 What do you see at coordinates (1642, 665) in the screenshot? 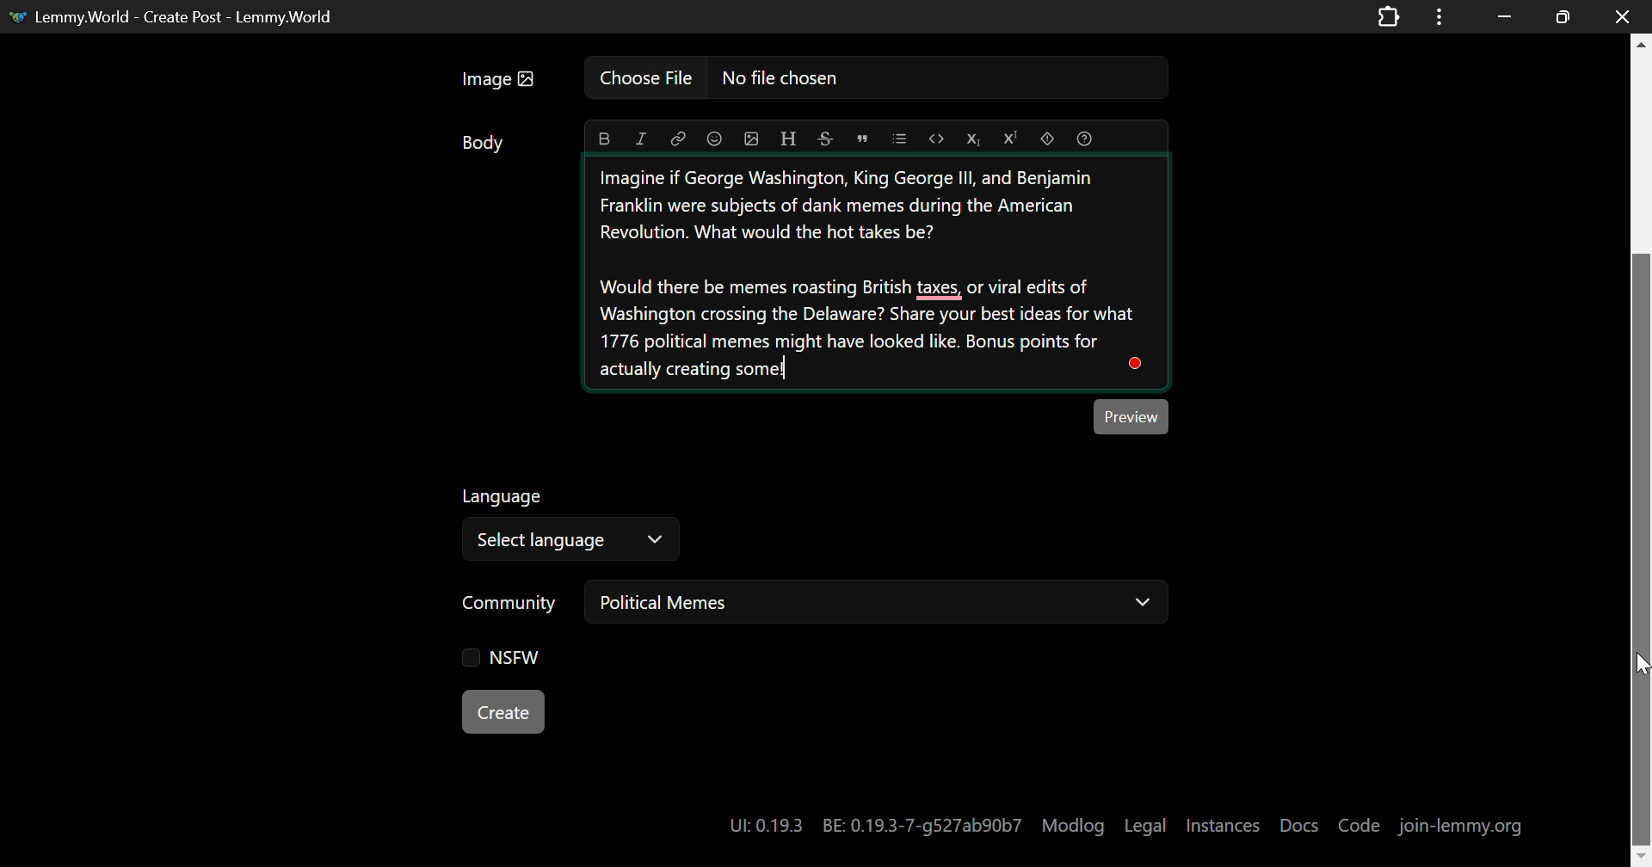
I see `MOUSE_UP Cursor Position` at bounding box center [1642, 665].